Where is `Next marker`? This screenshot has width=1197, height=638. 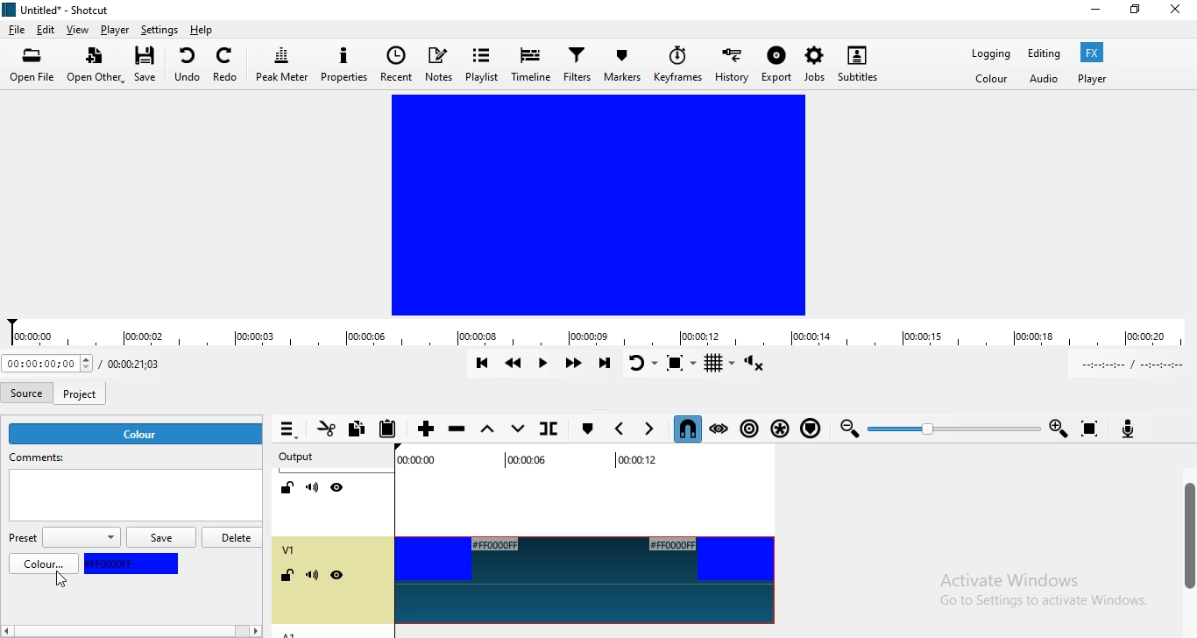 Next marker is located at coordinates (650, 428).